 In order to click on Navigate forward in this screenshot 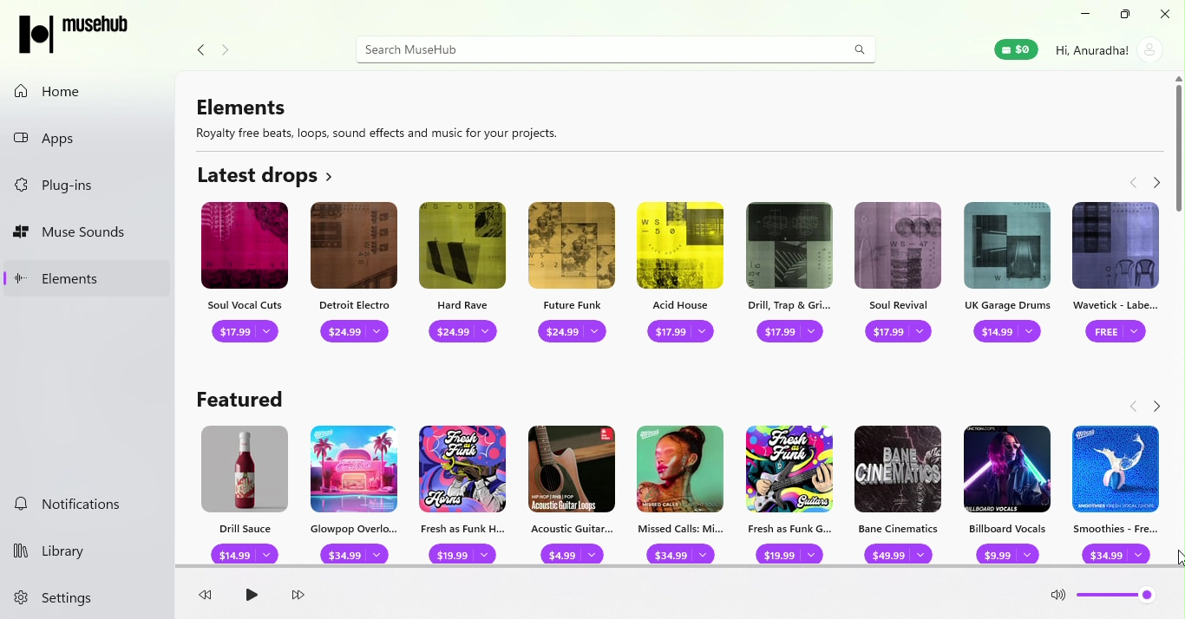, I will do `click(1154, 405)`.